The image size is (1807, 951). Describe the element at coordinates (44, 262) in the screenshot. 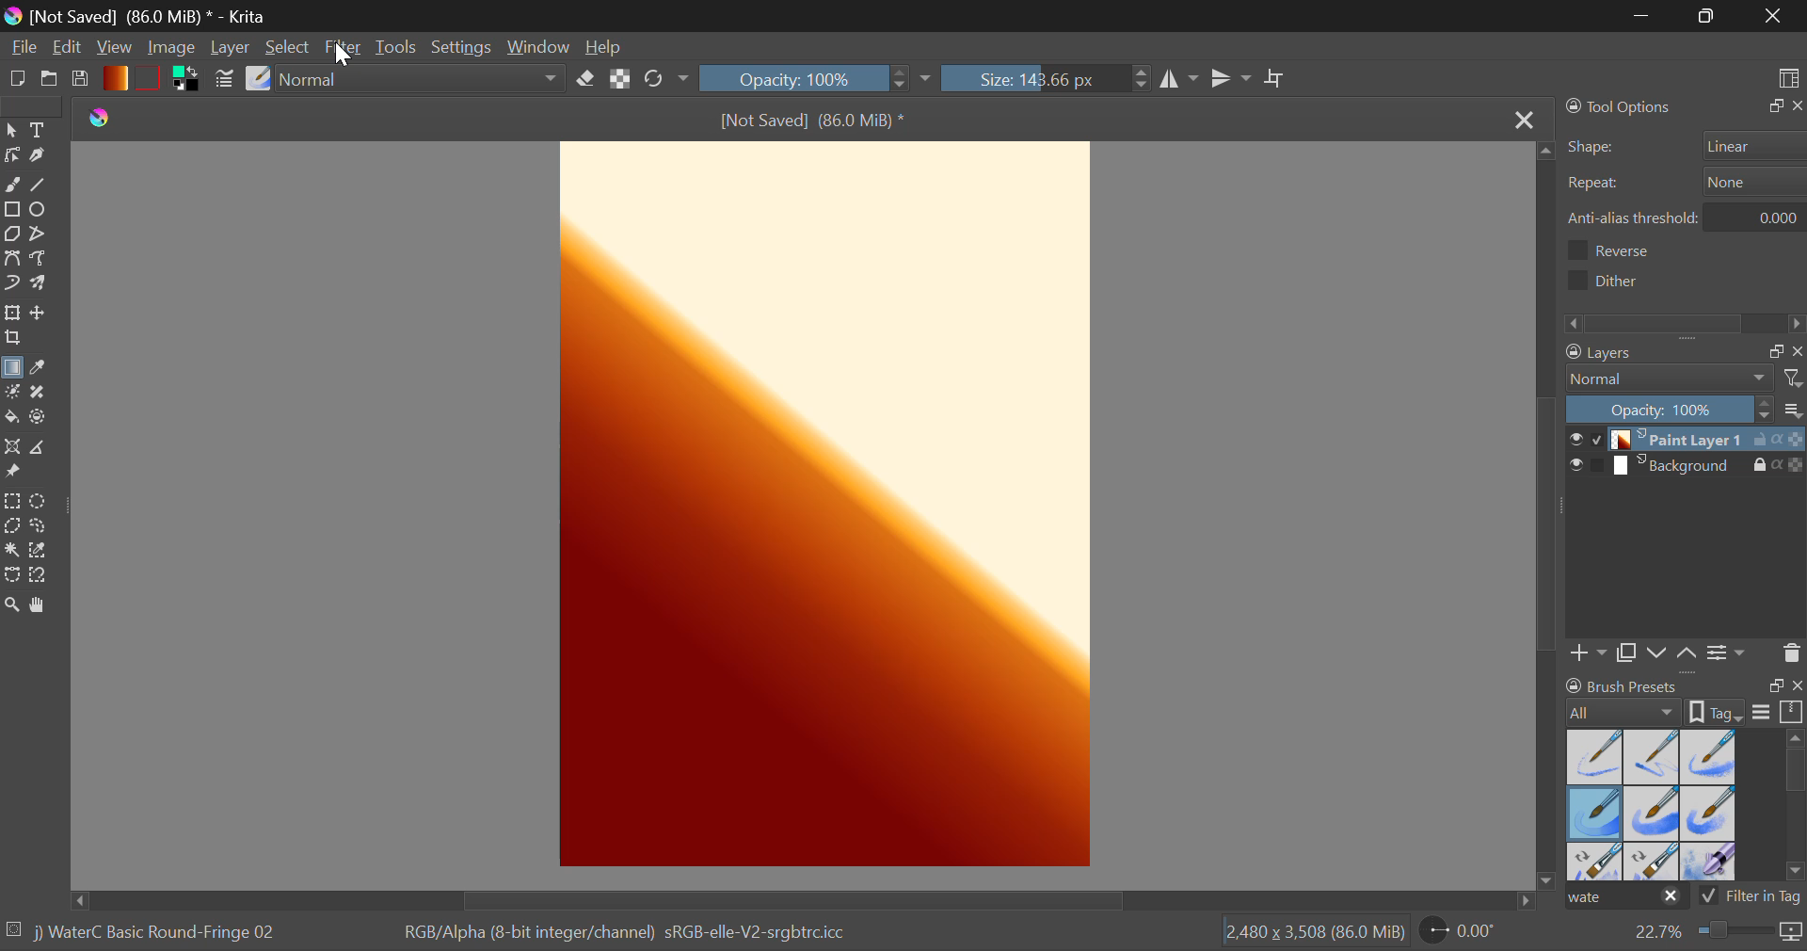

I see `Freehand Path Tool` at that location.